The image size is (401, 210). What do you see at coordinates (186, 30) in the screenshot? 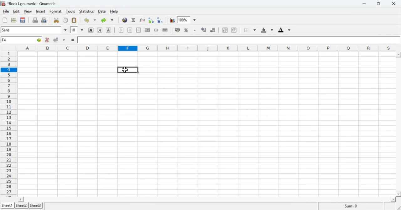
I see `Format the selection as percentage` at bounding box center [186, 30].